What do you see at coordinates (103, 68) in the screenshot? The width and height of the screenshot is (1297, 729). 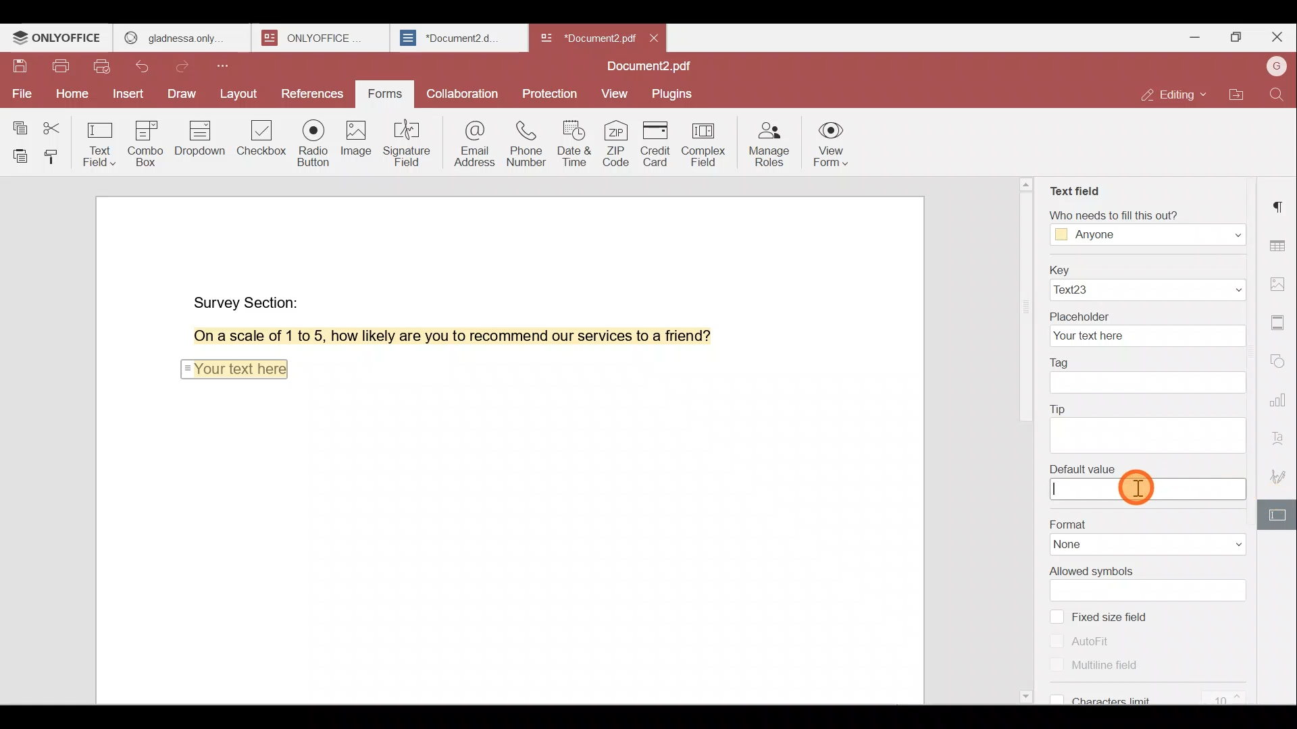 I see `Quick print` at bounding box center [103, 68].